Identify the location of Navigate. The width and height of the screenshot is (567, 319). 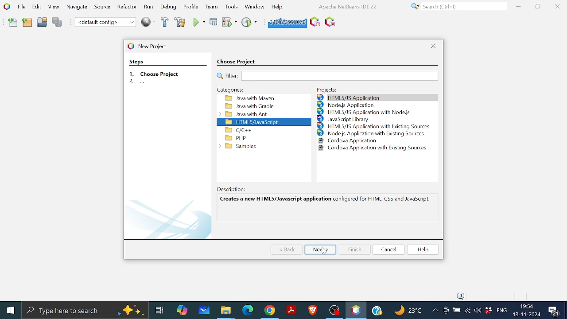
(77, 8).